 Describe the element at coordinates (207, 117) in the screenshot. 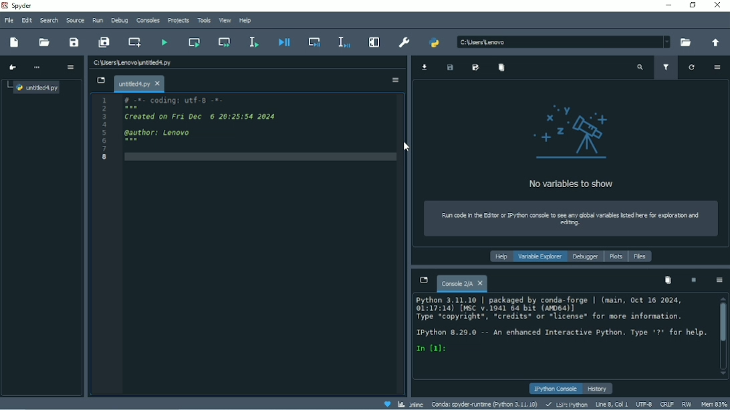

I see `Created on date and time` at that location.